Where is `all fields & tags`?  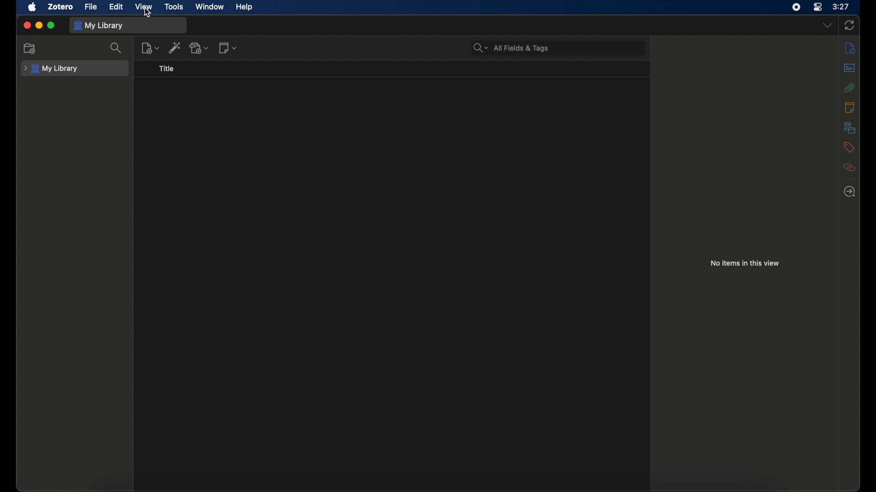
all fields & tags is located at coordinates (511, 48).